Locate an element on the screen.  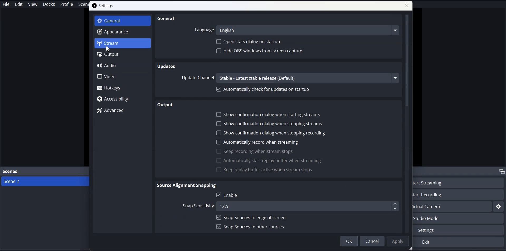
Accessibility is located at coordinates (123, 99).